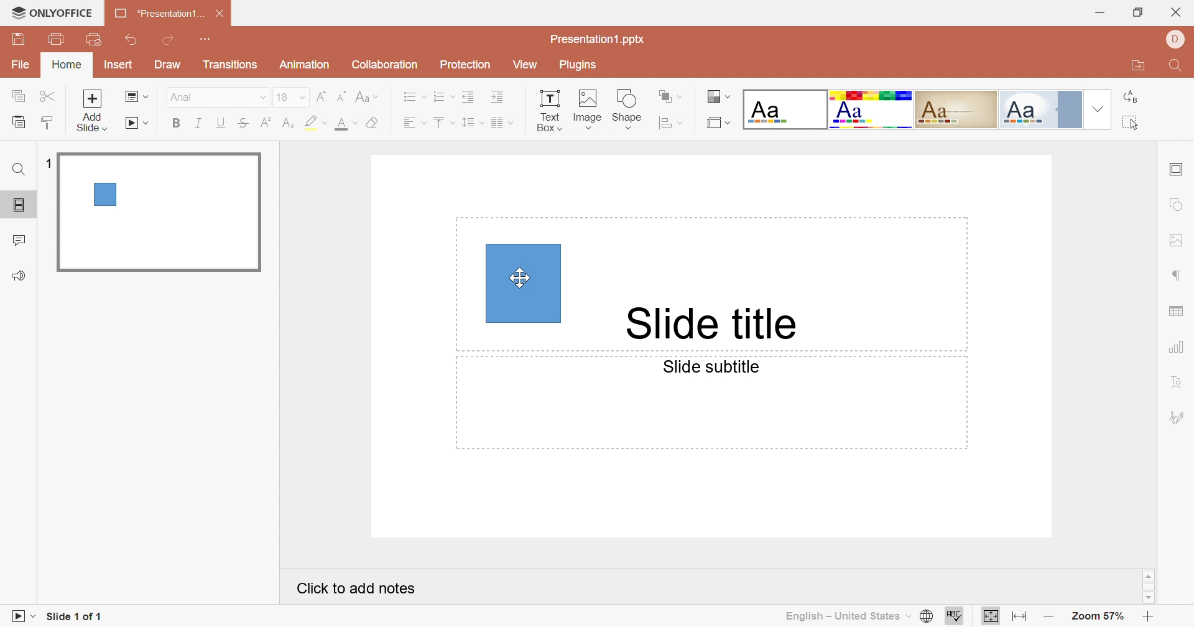 This screenshot has height=627, width=1194. I want to click on Select All, so click(1131, 123).